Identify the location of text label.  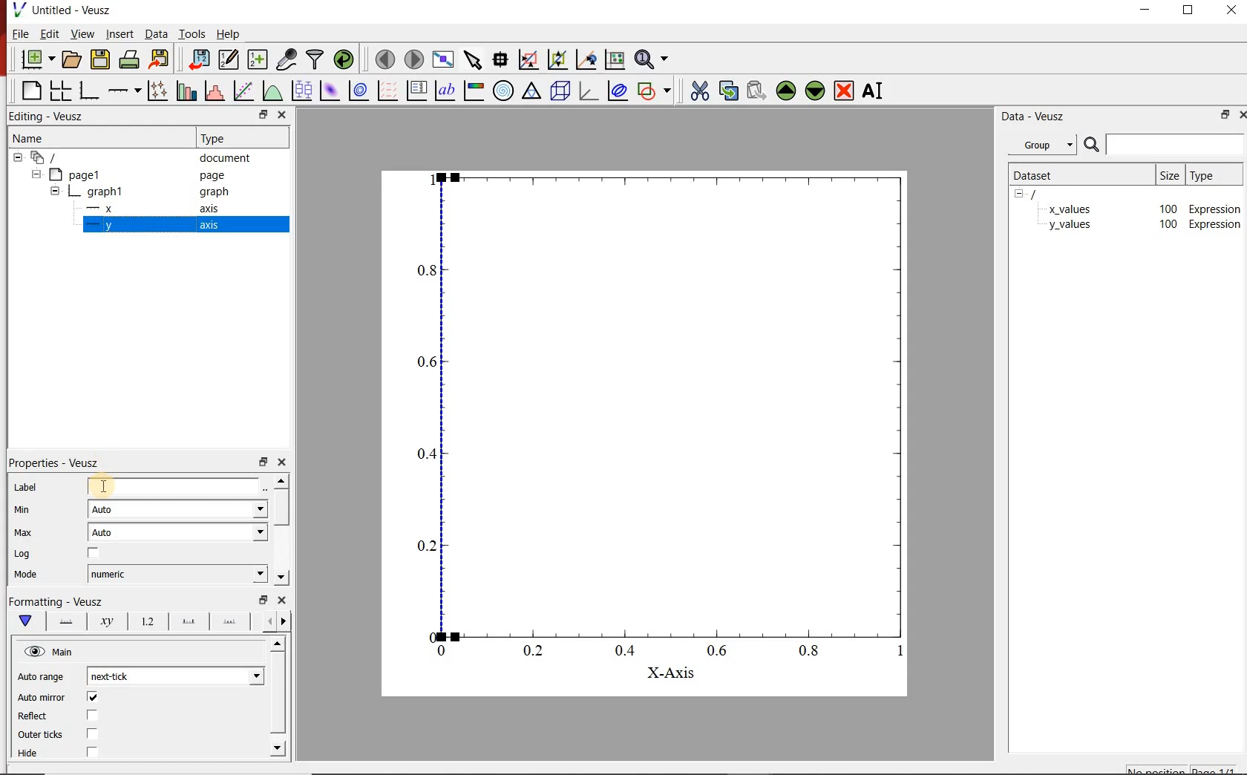
(443, 91).